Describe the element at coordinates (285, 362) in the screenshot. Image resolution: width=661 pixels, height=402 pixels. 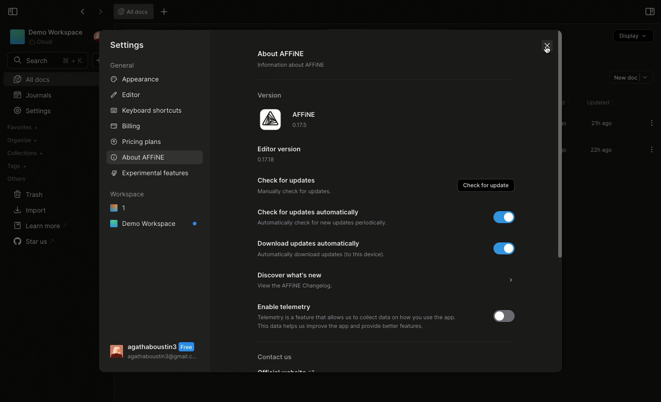
I see `Contact us` at that location.